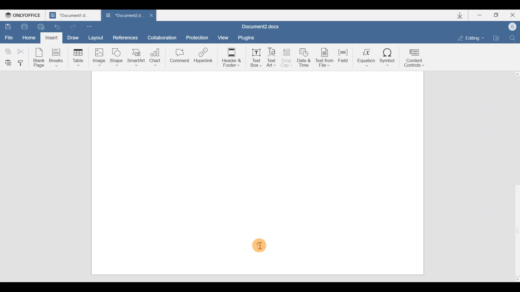 This screenshot has width=520, height=292. What do you see at coordinates (117, 57) in the screenshot?
I see `Shape` at bounding box center [117, 57].